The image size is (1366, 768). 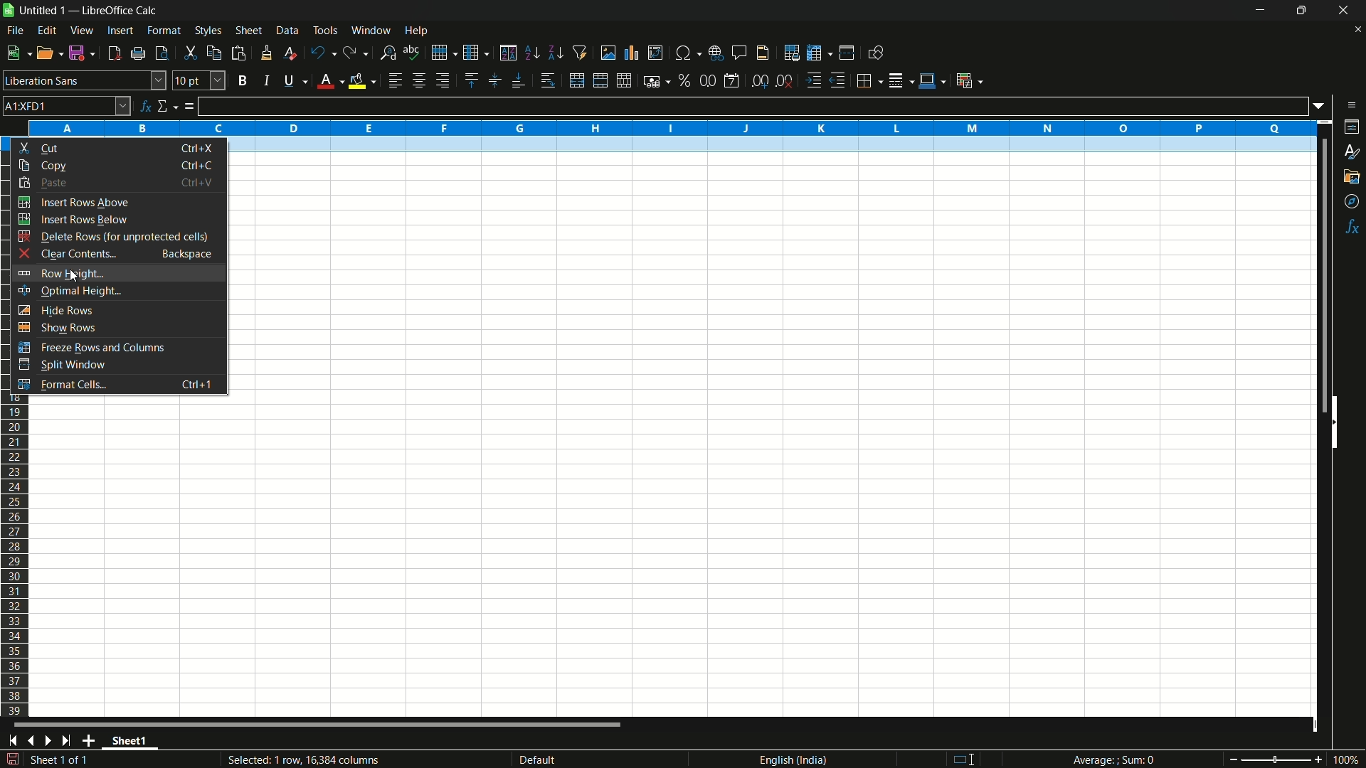 What do you see at coordinates (785, 81) in the screenshot?
I see `delete decimal place` at bounding box center [785, 81].